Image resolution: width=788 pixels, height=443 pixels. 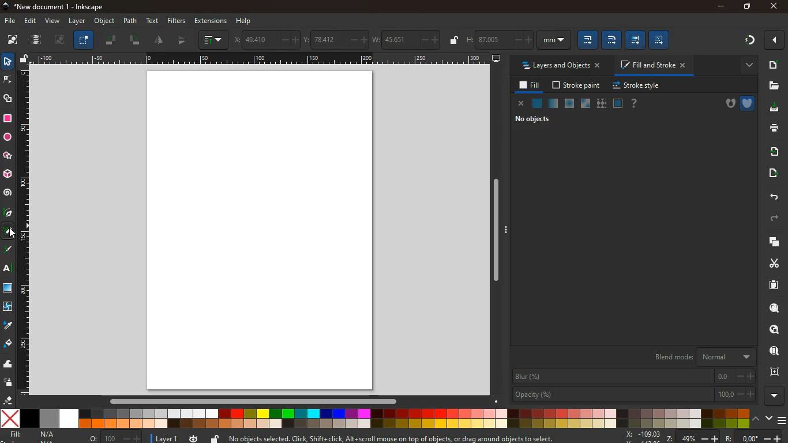 I want to click on square, so click(x=7, y=120).